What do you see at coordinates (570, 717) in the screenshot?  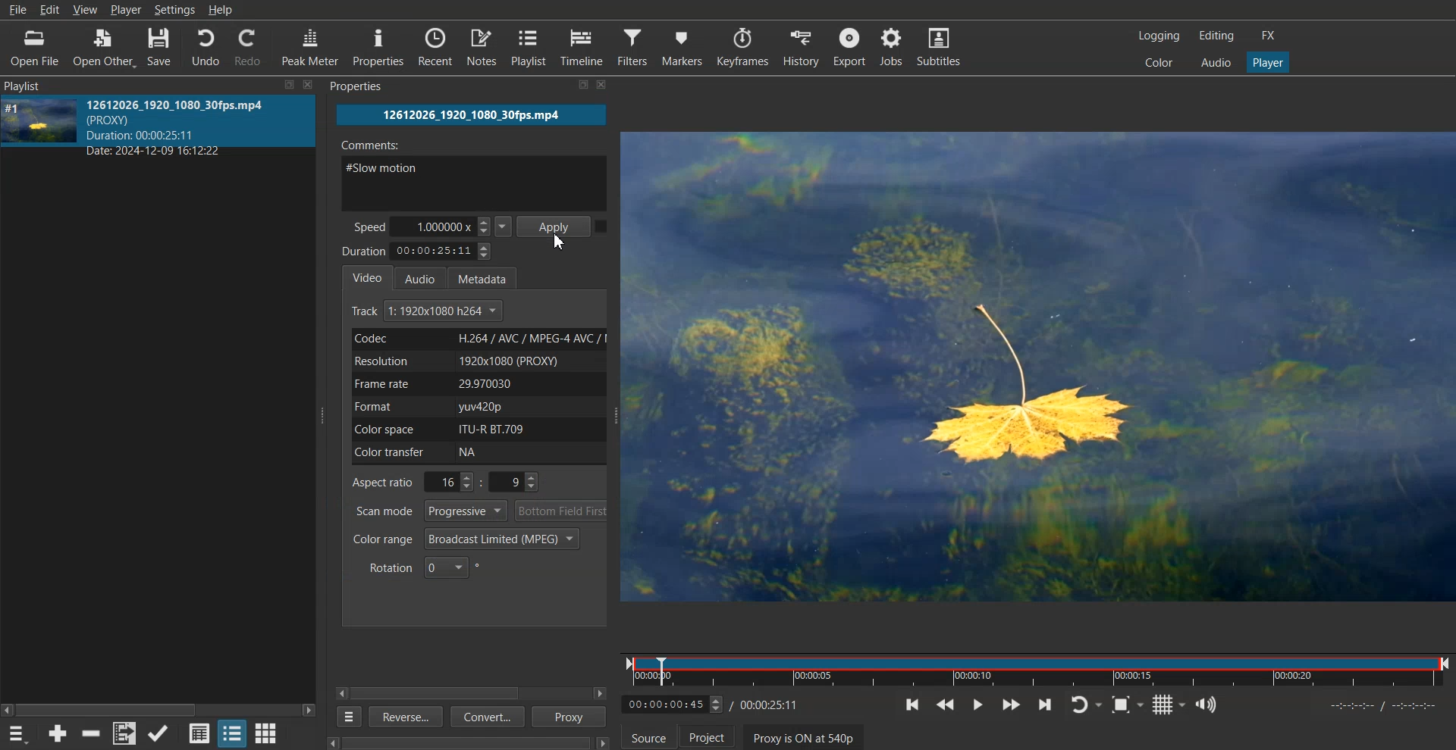 I see `Proxy` at bounding box center [570, 717].